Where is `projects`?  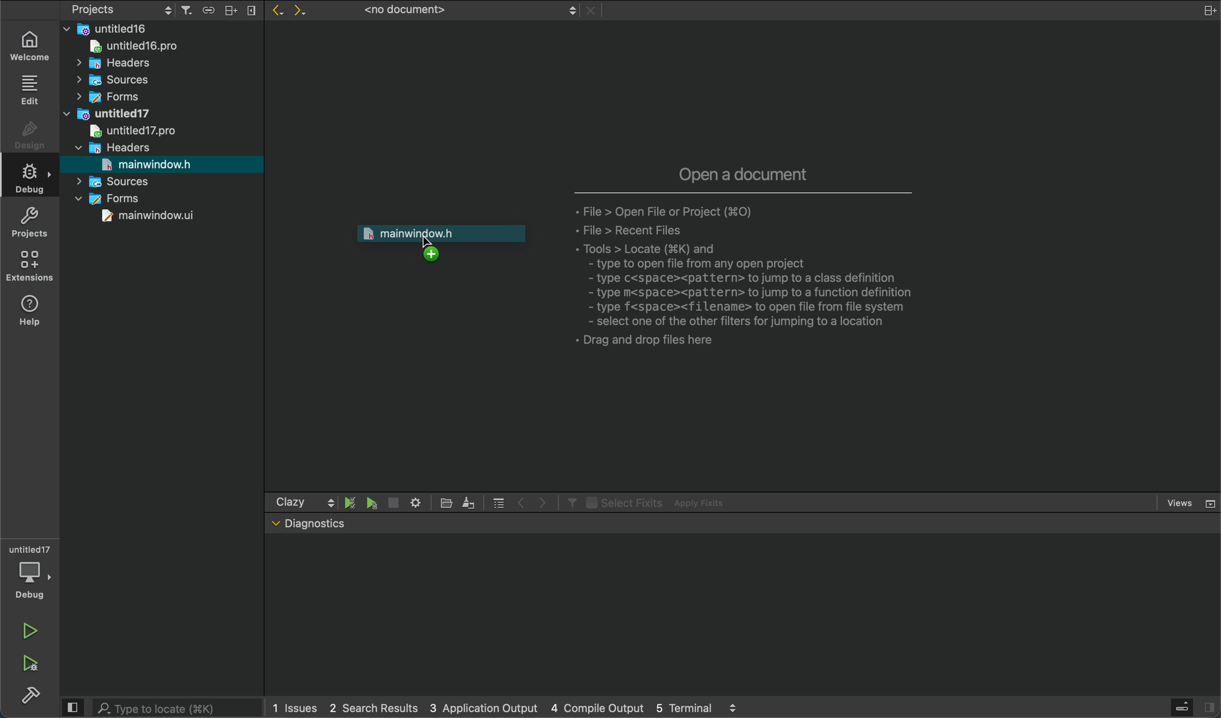
projects is located at coordinates (34, 222).